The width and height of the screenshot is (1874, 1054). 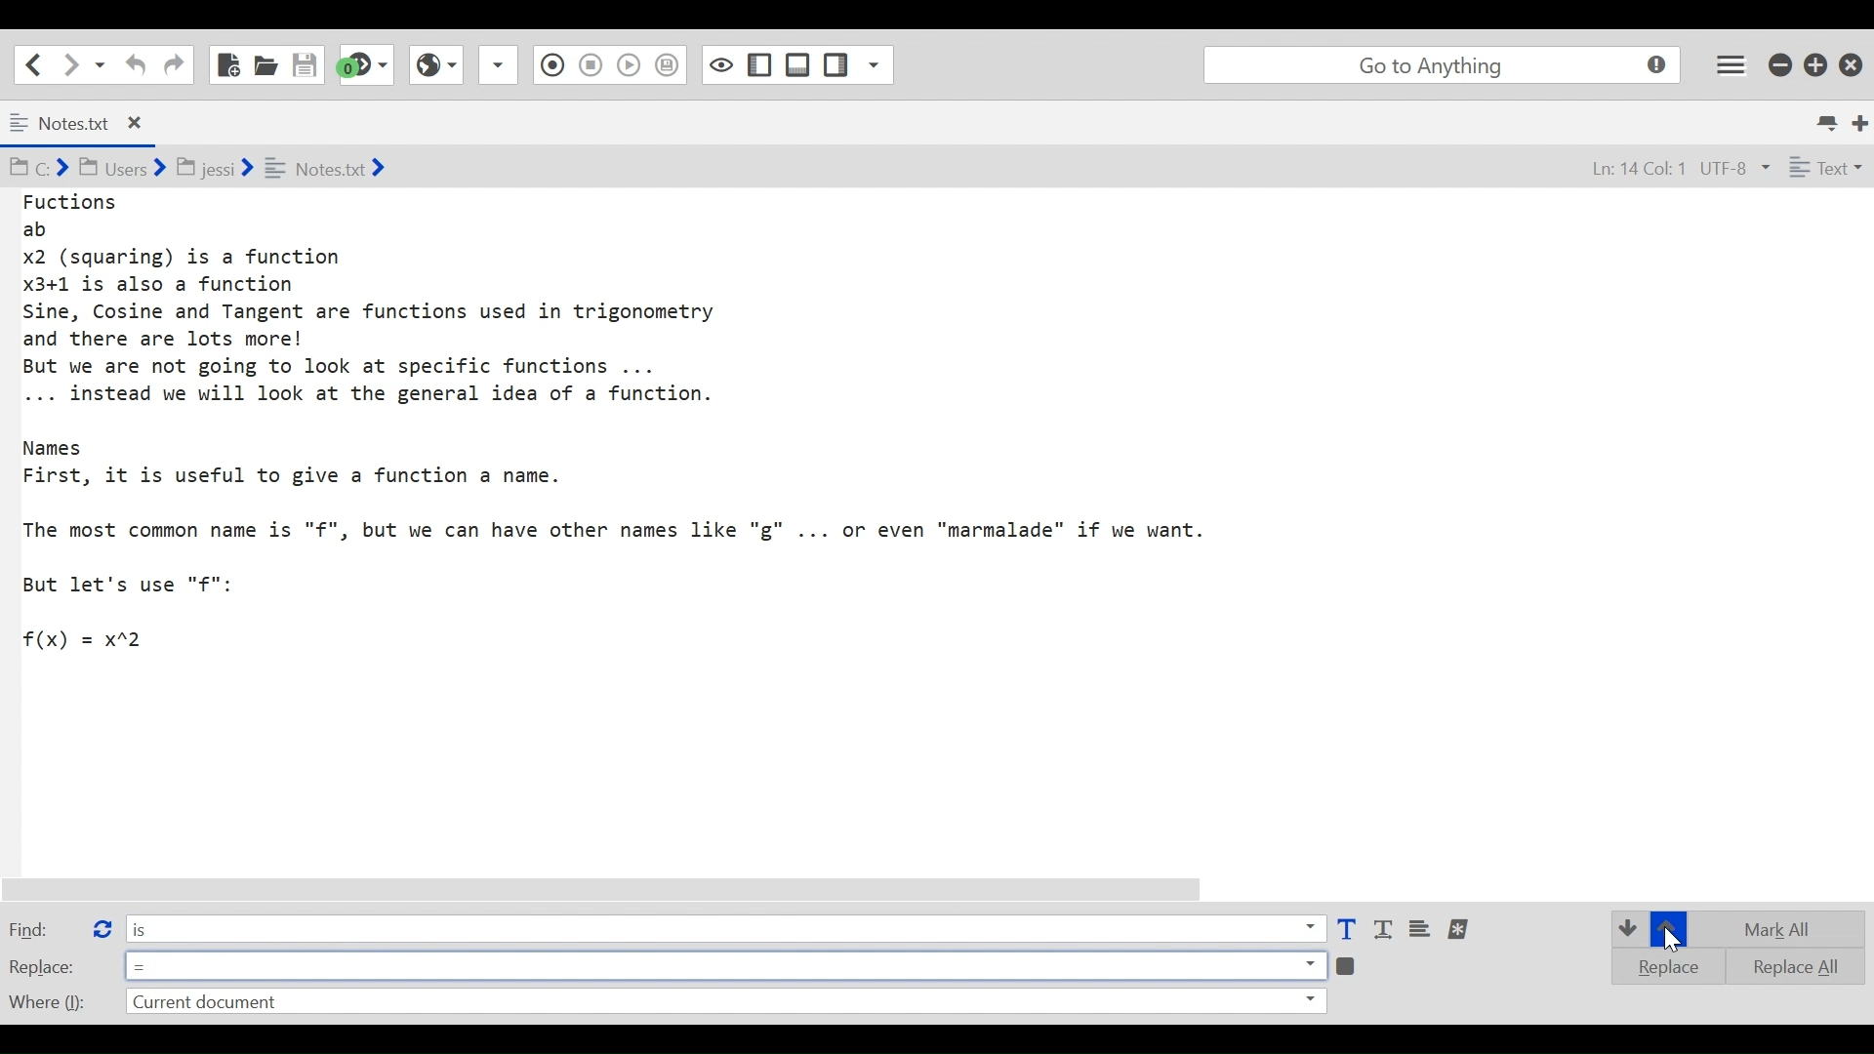 I want to click on Replace All, so click(x=1782, y=964).